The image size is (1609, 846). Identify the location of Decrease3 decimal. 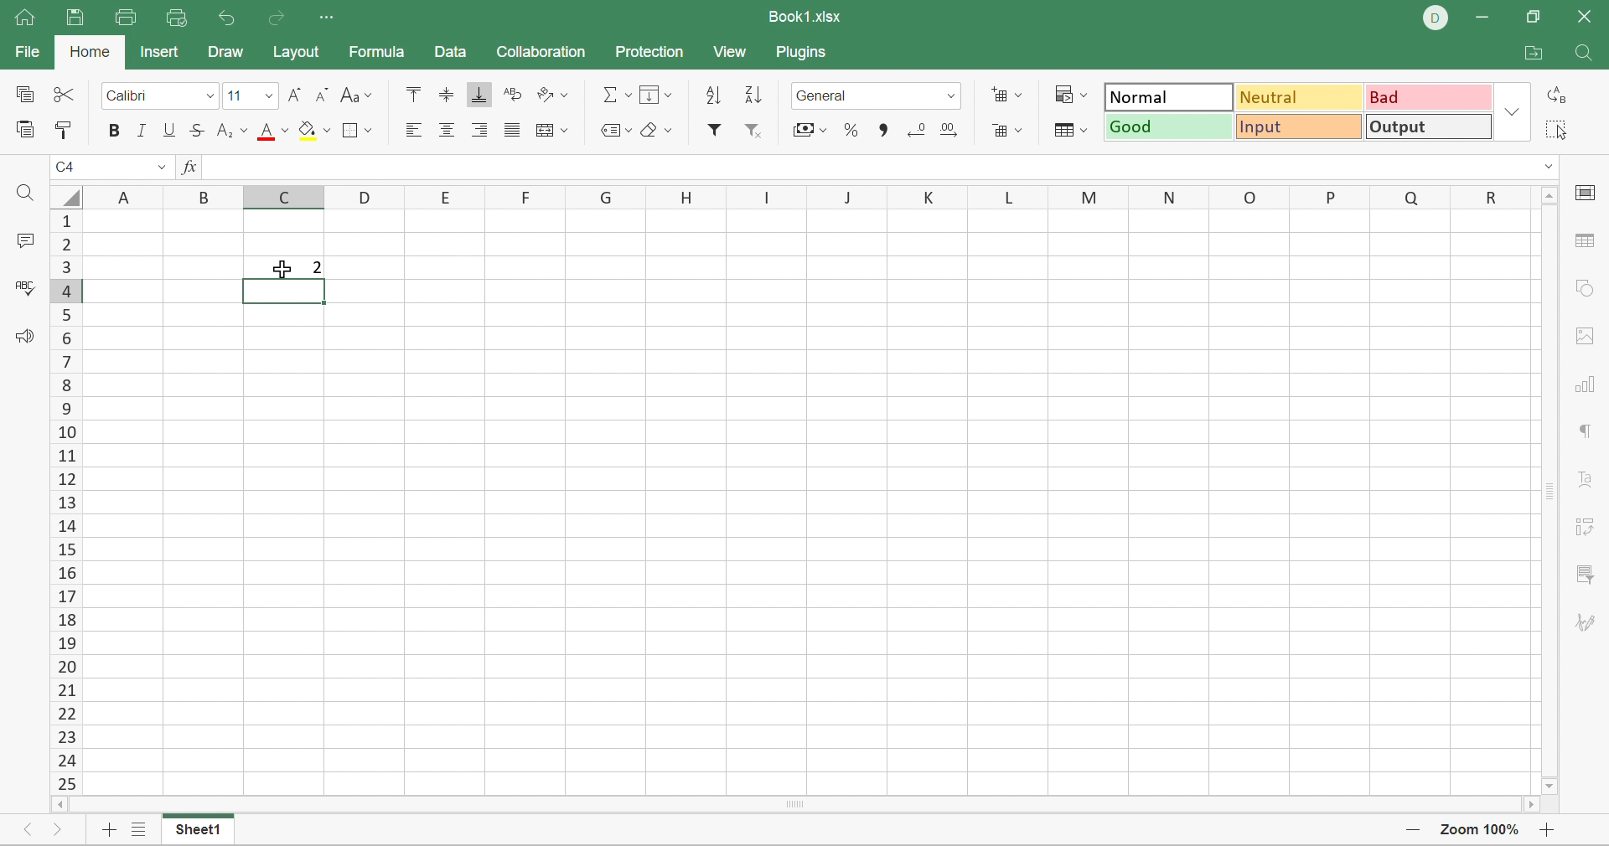
(918, 128).